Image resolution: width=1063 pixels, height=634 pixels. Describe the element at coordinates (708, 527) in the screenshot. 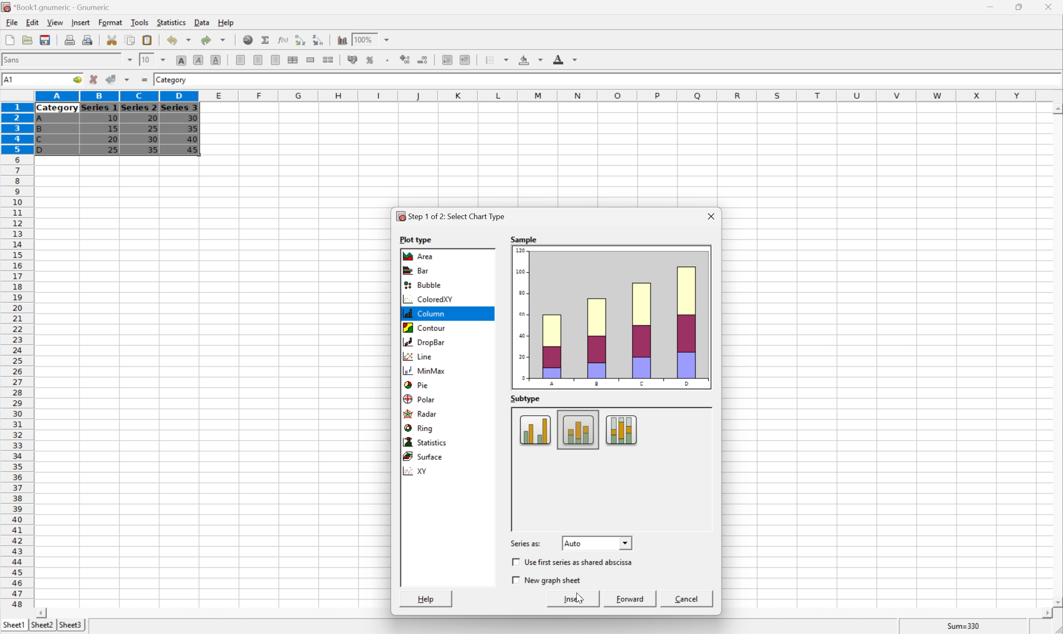

I see `Scroll Down` at that location.